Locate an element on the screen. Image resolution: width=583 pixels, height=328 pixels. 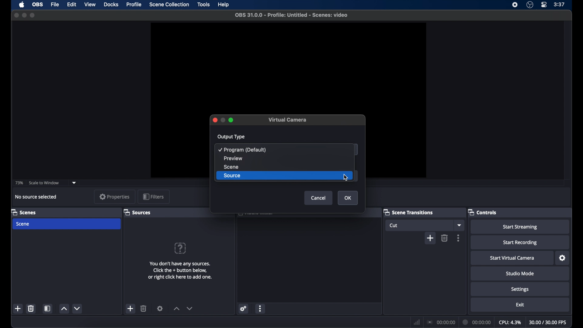
filters is located at coordinates (153, 196).